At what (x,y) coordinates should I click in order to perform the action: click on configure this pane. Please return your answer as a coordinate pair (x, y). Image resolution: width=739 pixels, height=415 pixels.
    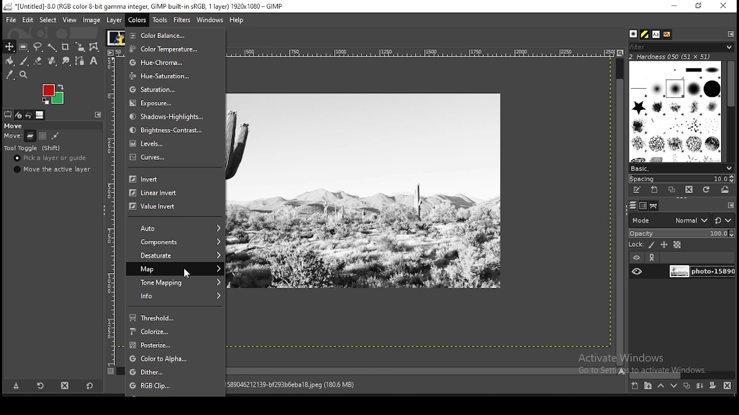
    Looking at the image, I should click on (730, 33).